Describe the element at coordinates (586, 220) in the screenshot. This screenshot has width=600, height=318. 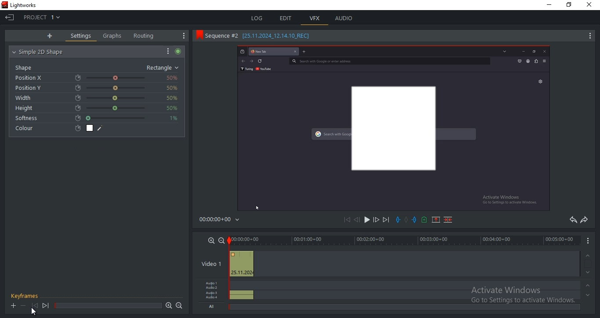
I see `redo` at that location.